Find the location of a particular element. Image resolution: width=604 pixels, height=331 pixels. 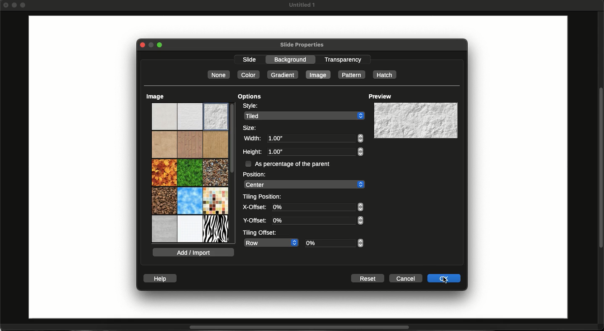

Maximize is located at coordinates (24, 6).